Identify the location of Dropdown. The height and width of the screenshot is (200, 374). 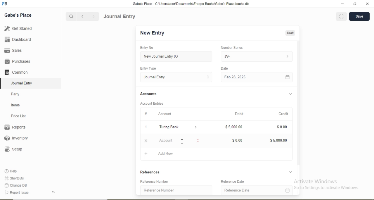
(196, 127).